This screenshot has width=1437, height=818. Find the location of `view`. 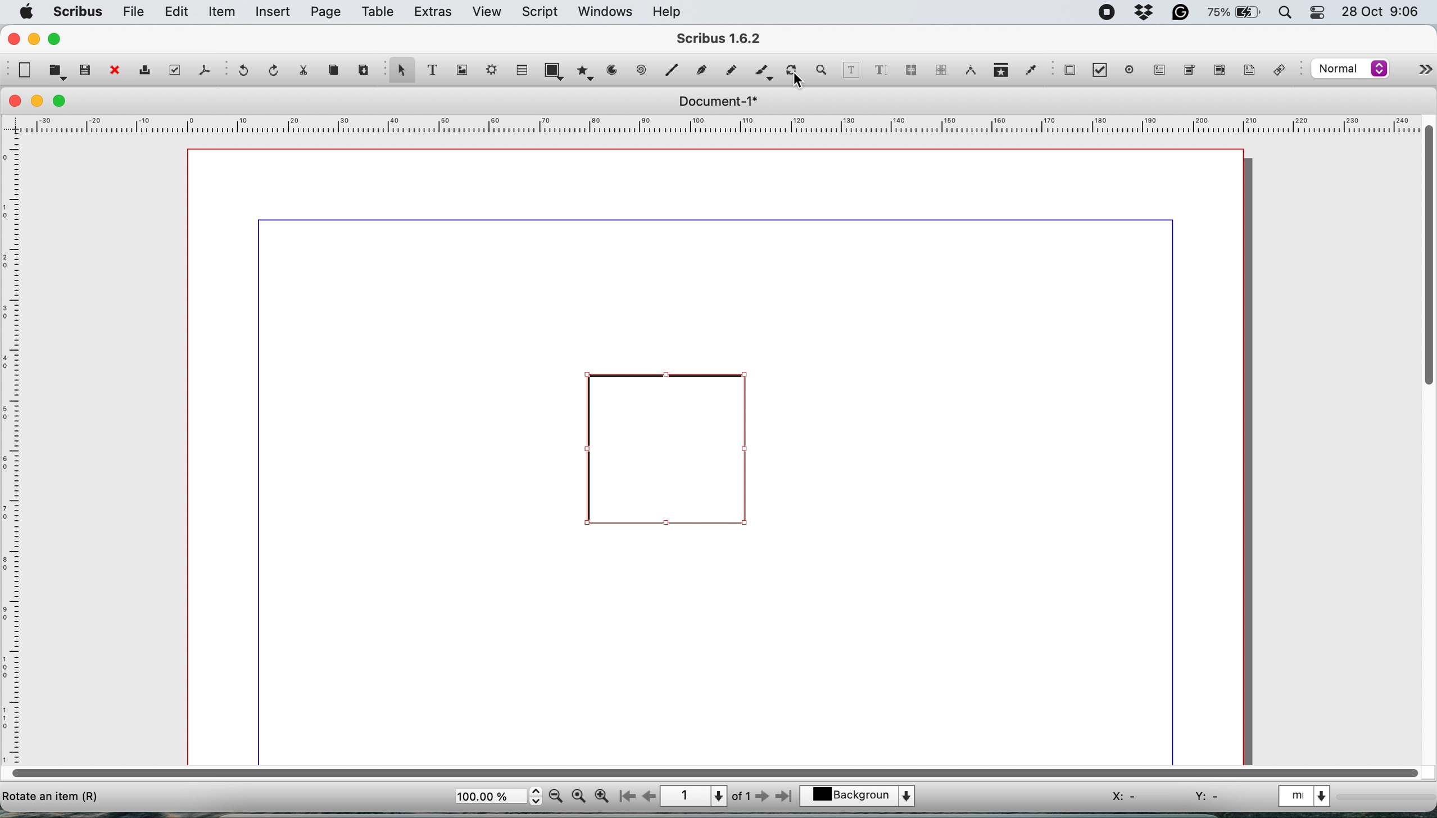

view is located at coordinates (487, 12).